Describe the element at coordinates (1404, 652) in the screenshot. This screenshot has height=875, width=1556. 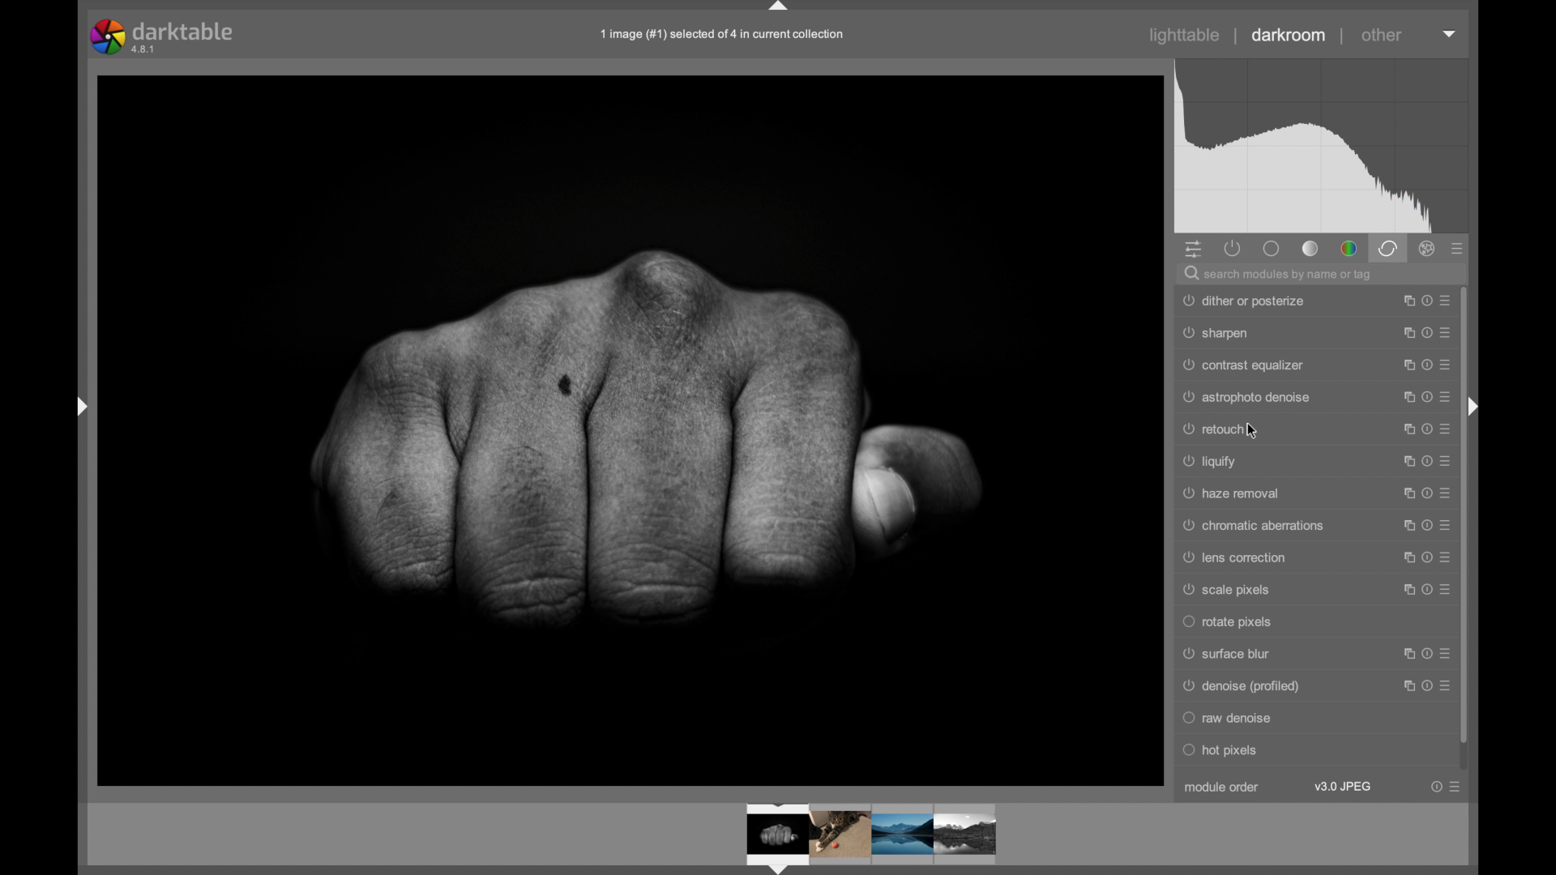
I see `maximize` at that location.